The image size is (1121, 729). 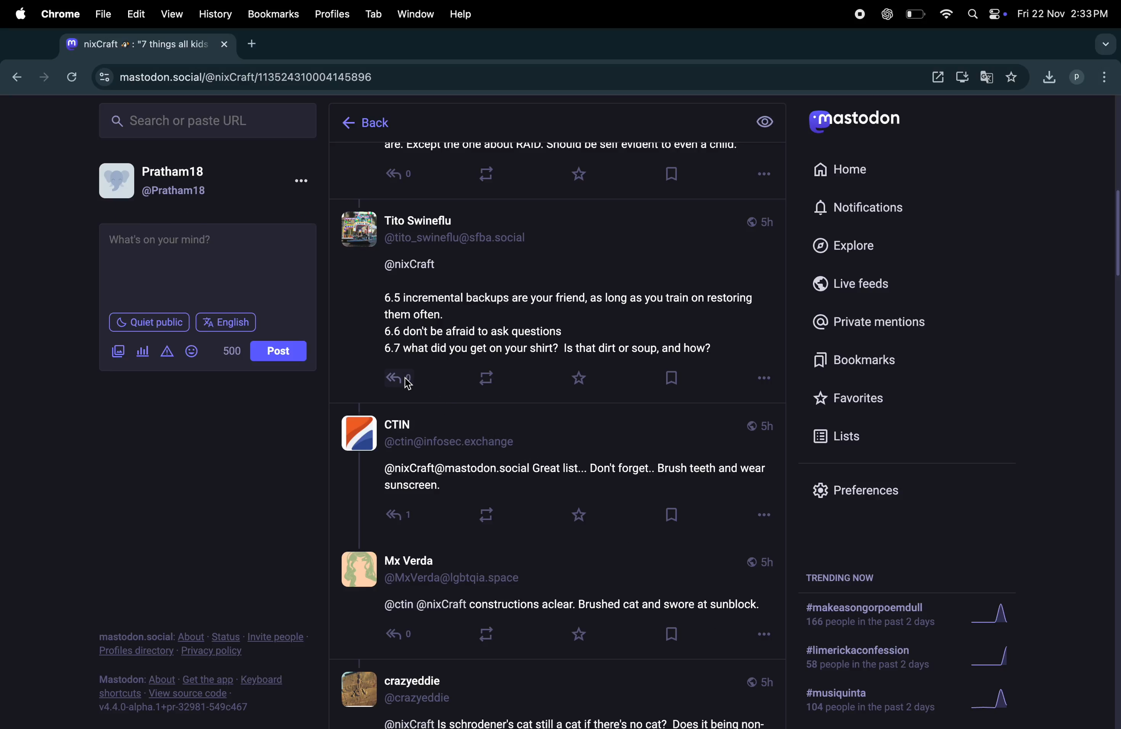 What do you see at coordinates (577, 379) in the screenshot?
I see `favourites` at bounding box center [577, 379].